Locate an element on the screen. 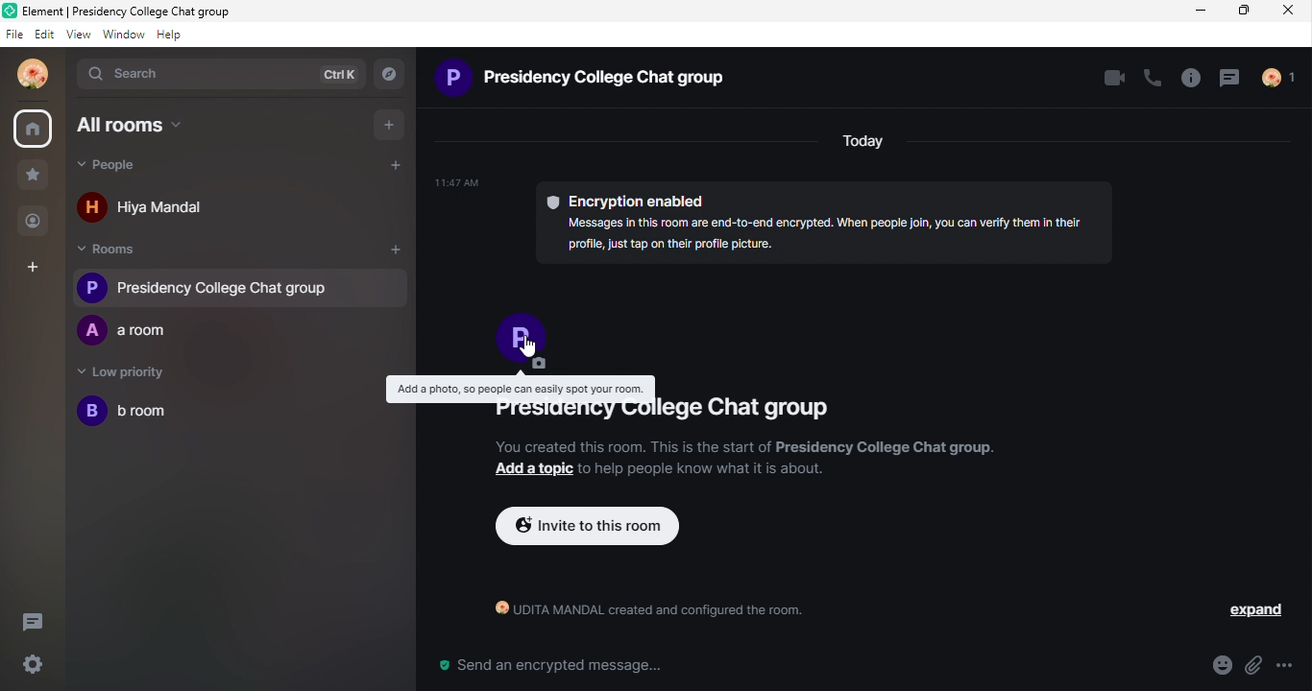 The width and height of the screenshot is (1312, 691). presidency college chat group is located at coordinates (655, 417).